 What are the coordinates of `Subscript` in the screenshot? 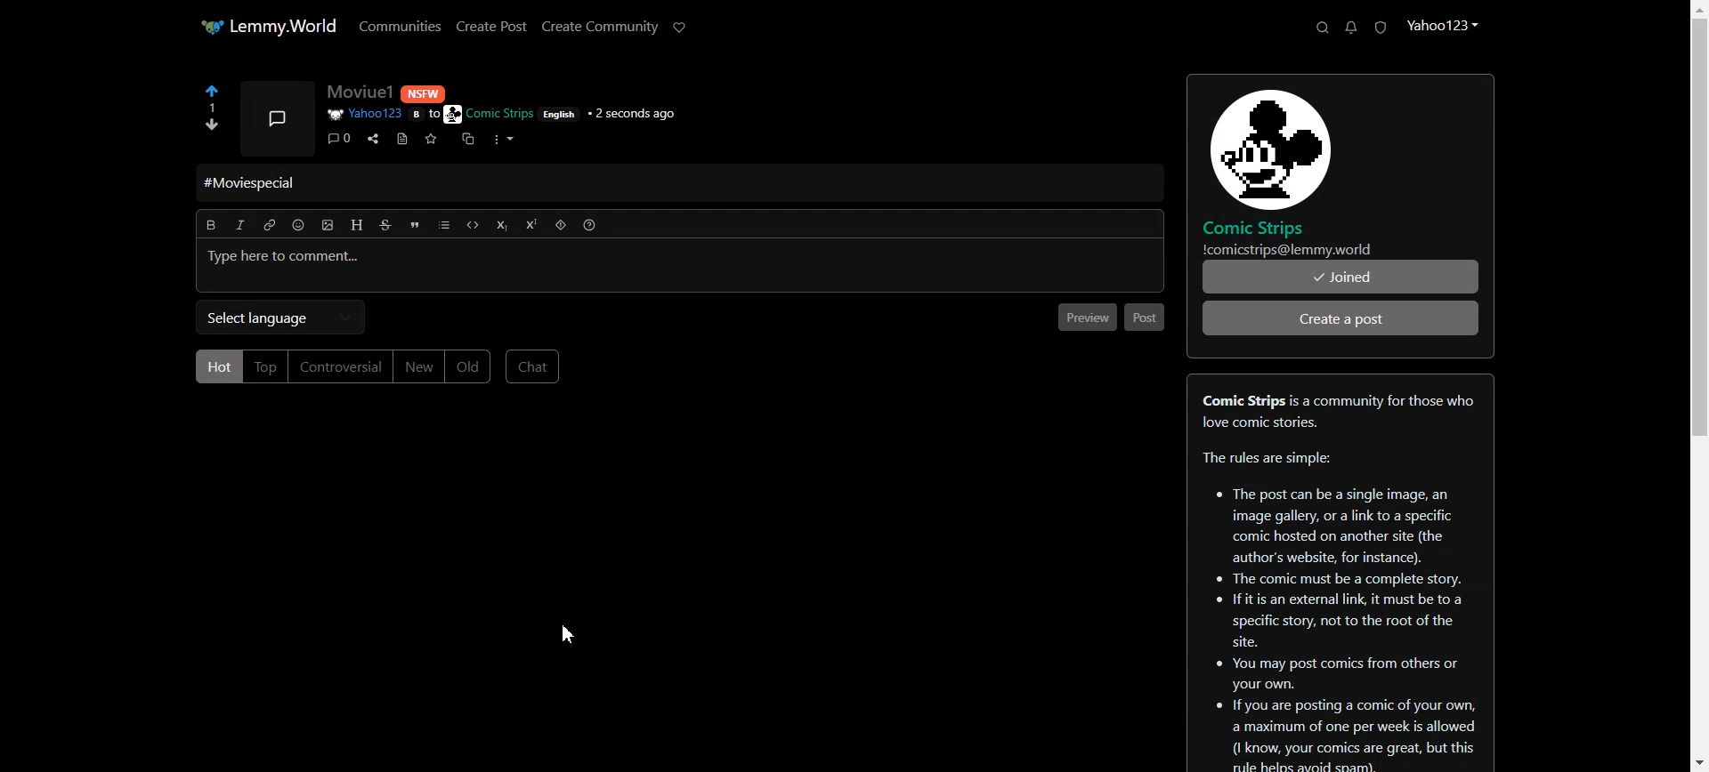 It's located at (502, 227).